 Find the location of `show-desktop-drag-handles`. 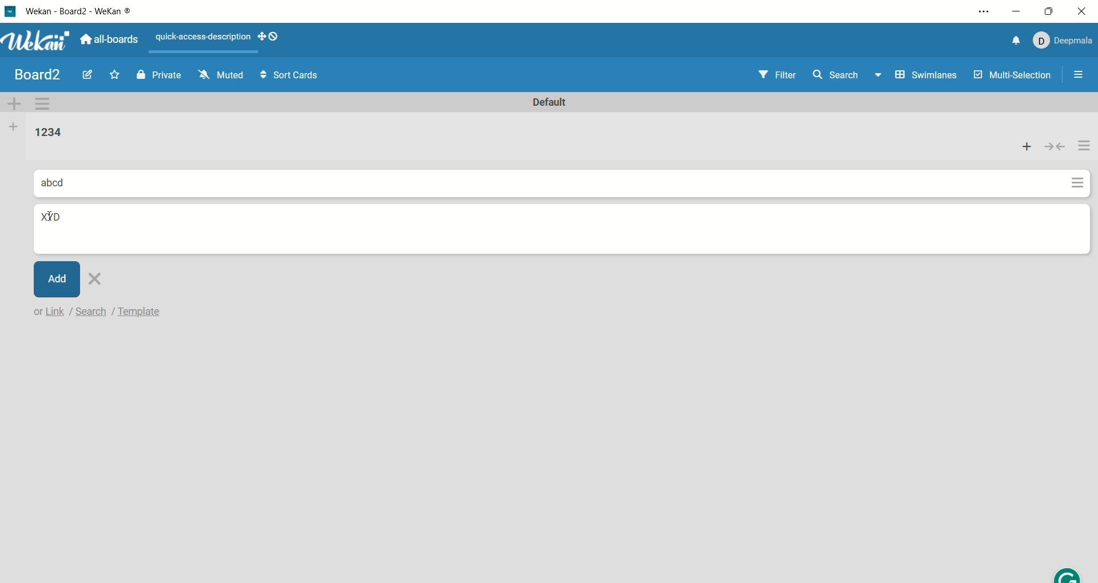

show-desktop-drag-handles is located at coordinates (262, 35).